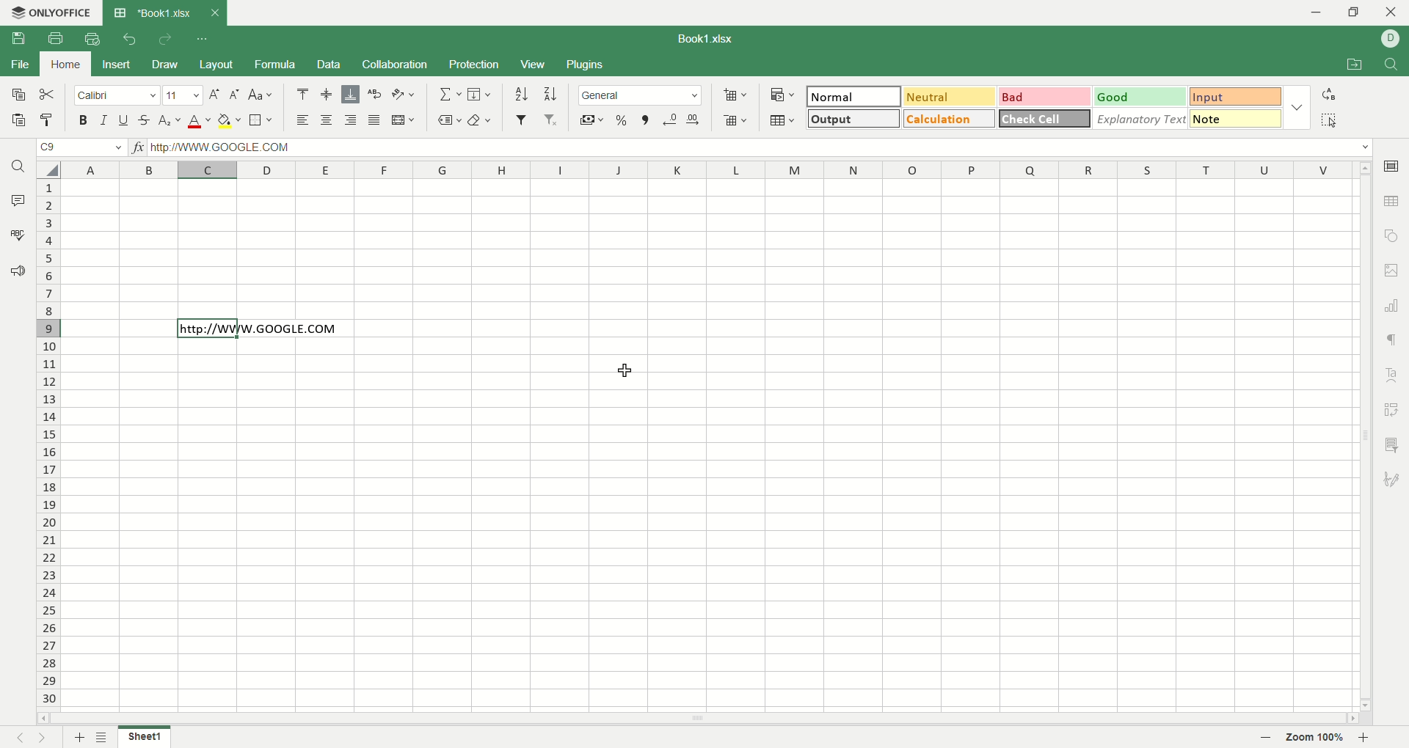  Describe the element at coordinates (1392, 337) in the screenshot. I see `paragraph settings` at that location.